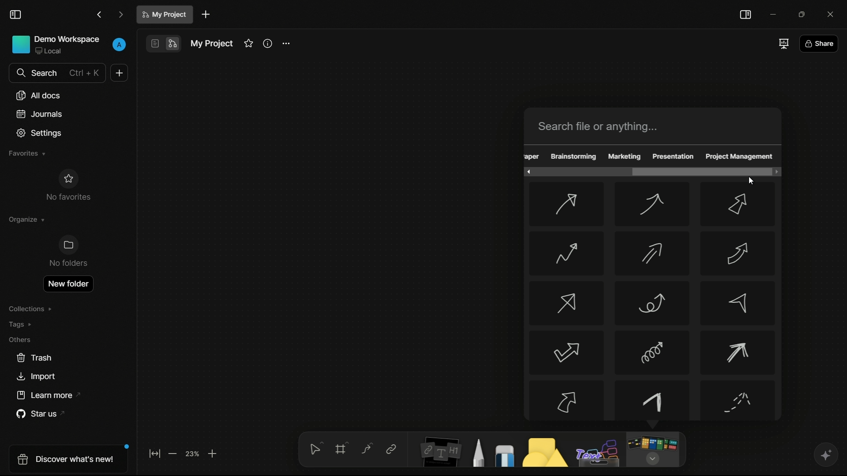  I want to click on connectors, so click(367, 449).